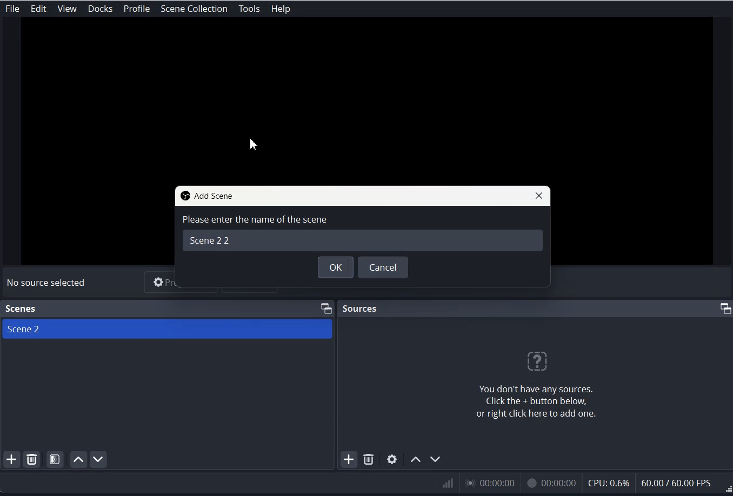 Image resolution: width=733 pixels, height=496 pixels. Describe the element at coordinates (38, 9) in the screenshot. I see `Edit` at that location.